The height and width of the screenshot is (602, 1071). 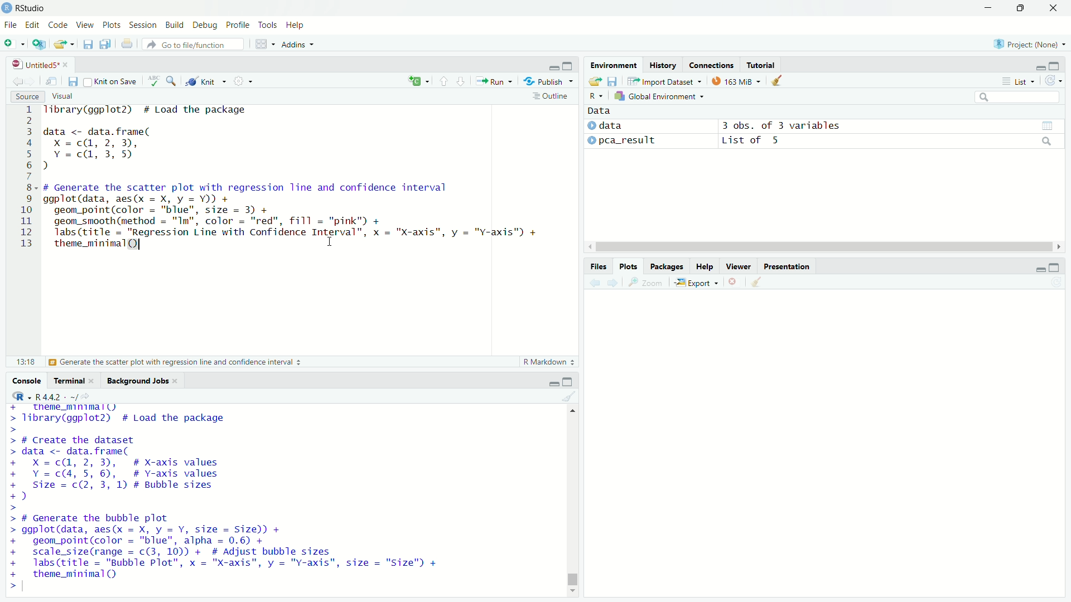 What do you see at coordinates (26, 362) in the screenshot?
I see `13:18` at bounding box center [26, 362].